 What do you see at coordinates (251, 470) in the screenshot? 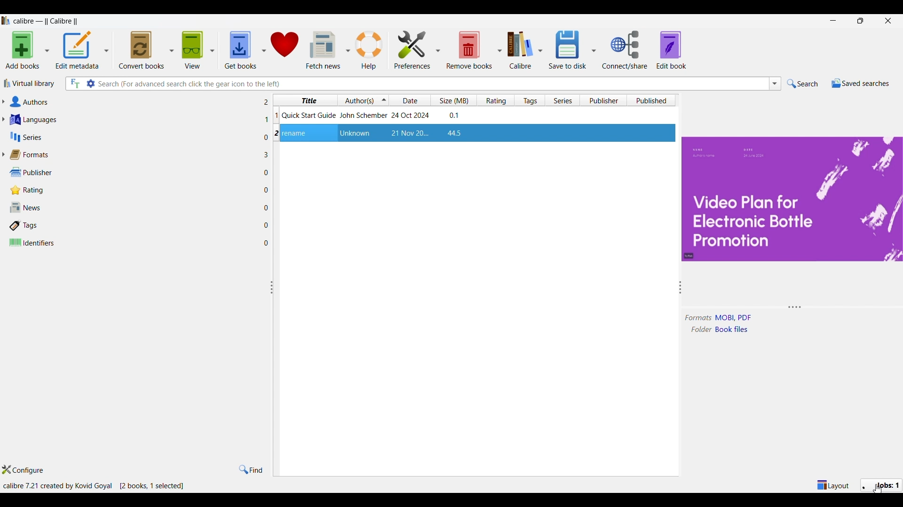
I see `Find` at bounding box center [251, 470].